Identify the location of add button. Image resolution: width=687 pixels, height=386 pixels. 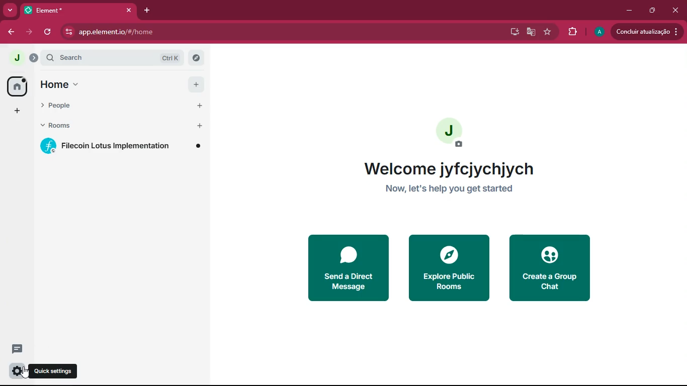
(196, 84).